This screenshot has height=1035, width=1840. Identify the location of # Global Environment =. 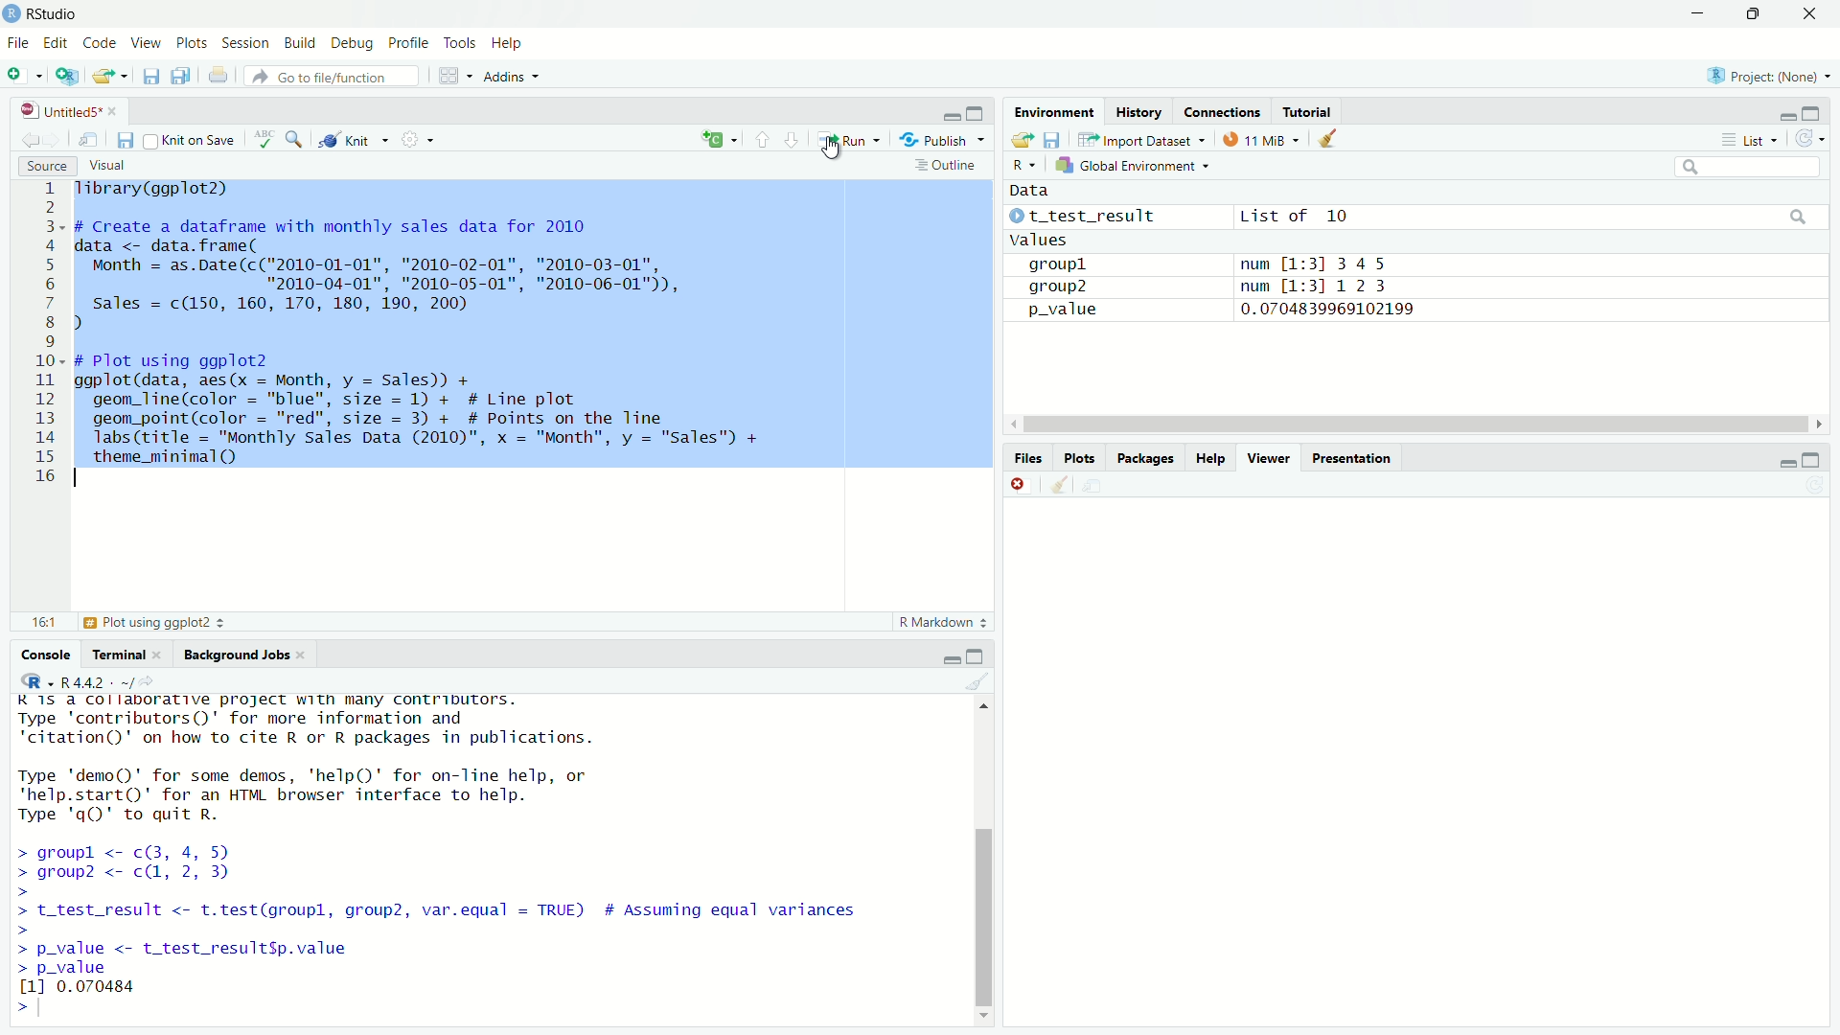
(1133, 163).